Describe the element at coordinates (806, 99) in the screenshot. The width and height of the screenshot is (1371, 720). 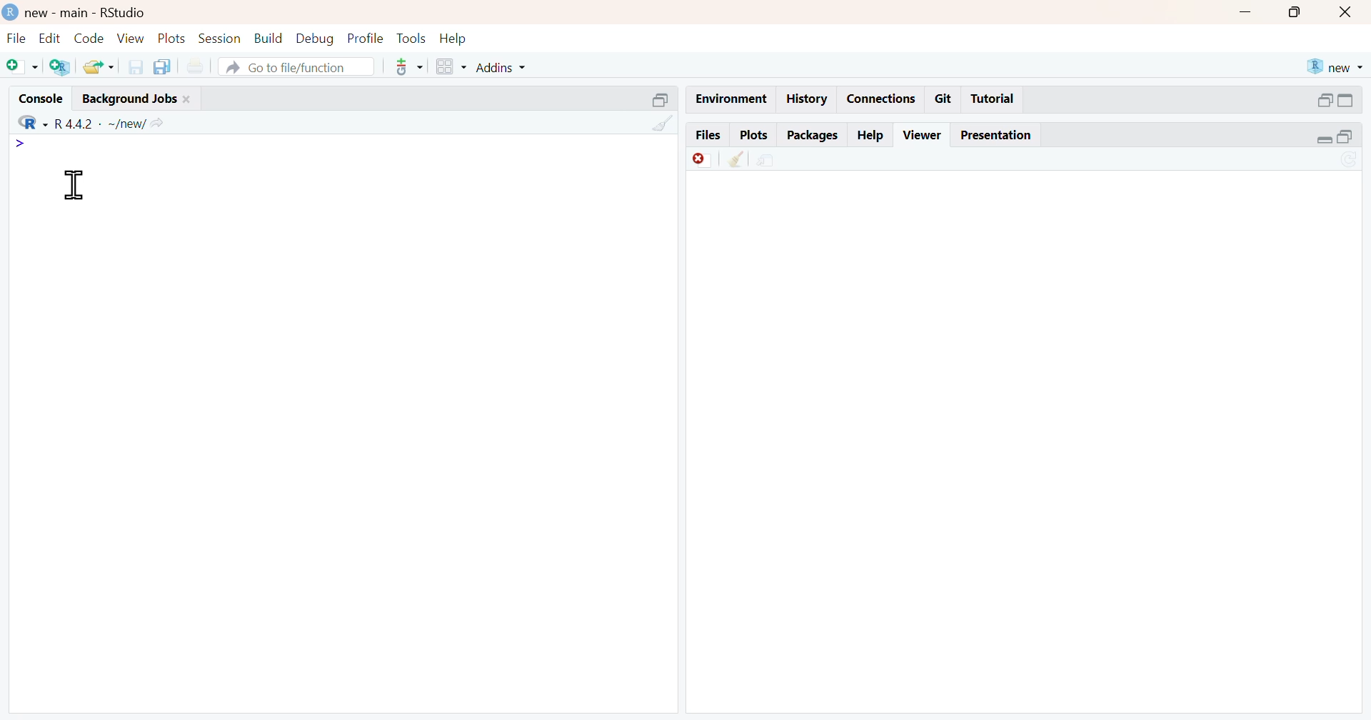
I see `history` at that location.